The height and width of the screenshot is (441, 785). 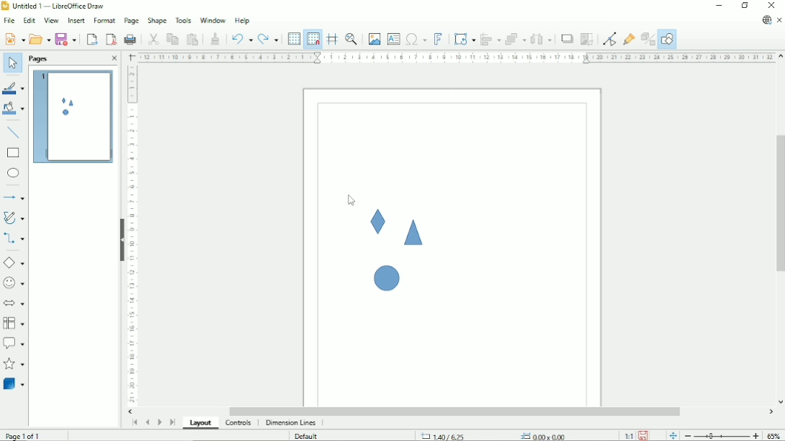 I want to click on Scroll to previous page, so click(x=147, y=423).